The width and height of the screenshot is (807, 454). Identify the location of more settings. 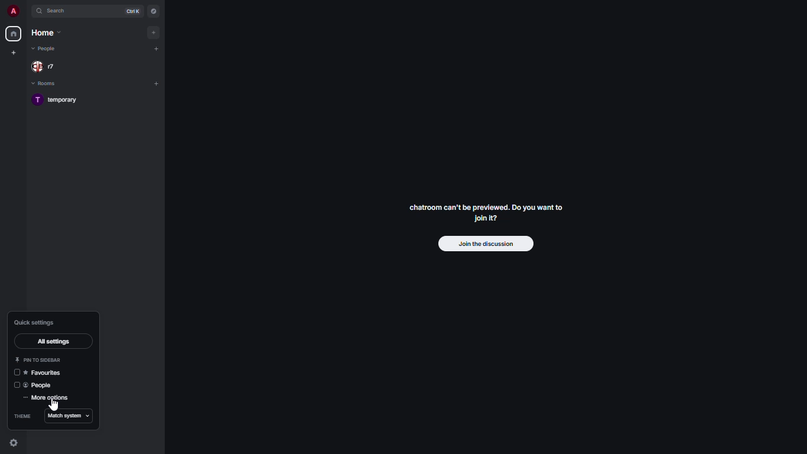
(47, 398).